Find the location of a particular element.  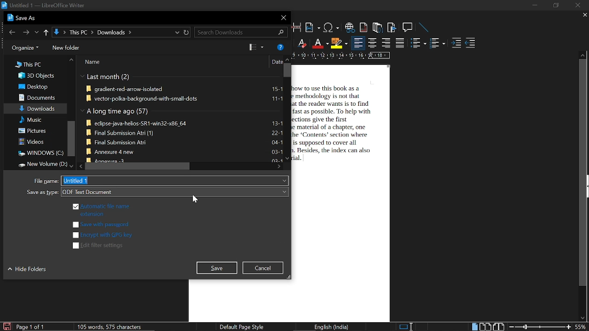

current zoom is located at coordinates (582, 326).